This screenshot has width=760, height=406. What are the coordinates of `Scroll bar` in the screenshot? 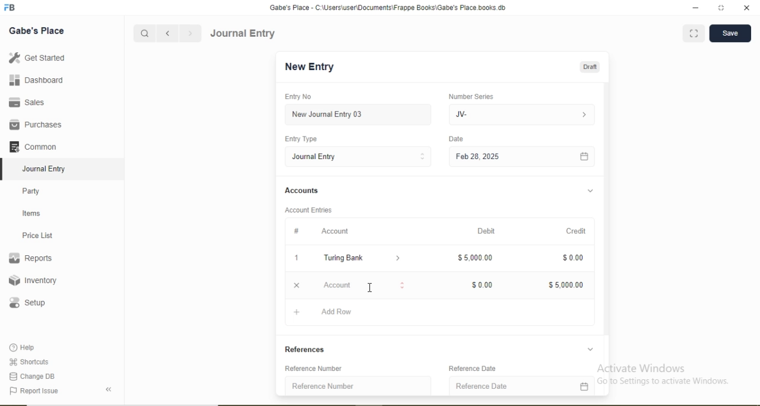 It's located at (606, 229).